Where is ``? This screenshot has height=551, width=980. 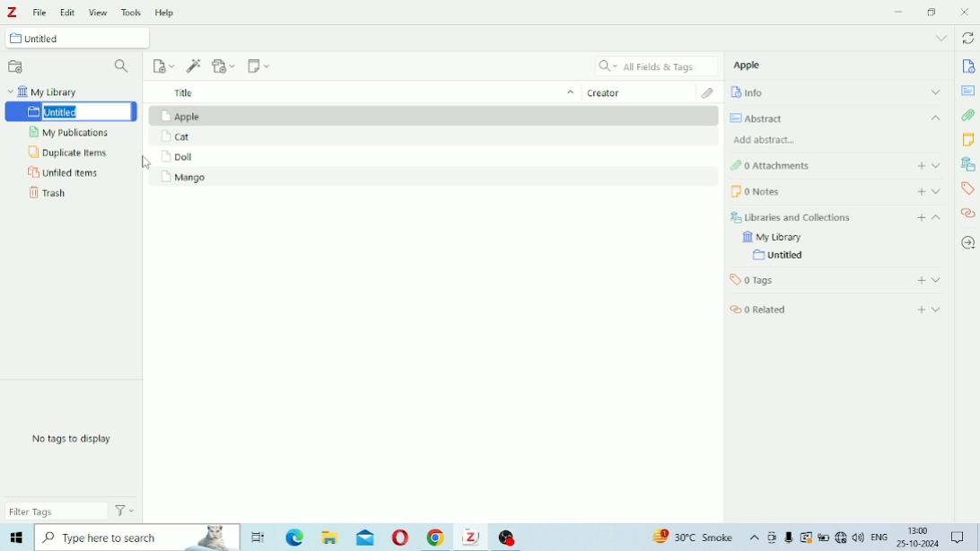  is located at coordinates (917, 537).